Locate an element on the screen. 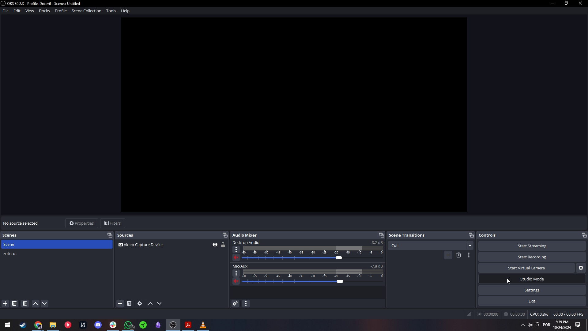  Add scene transition is located at coordinates (448, 255).